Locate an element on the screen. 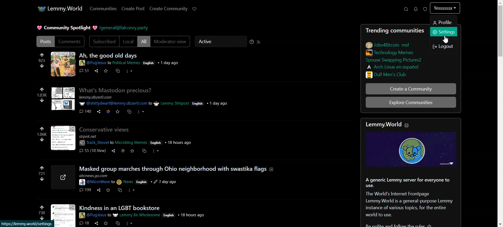  save is located at coordinates (107, 70).